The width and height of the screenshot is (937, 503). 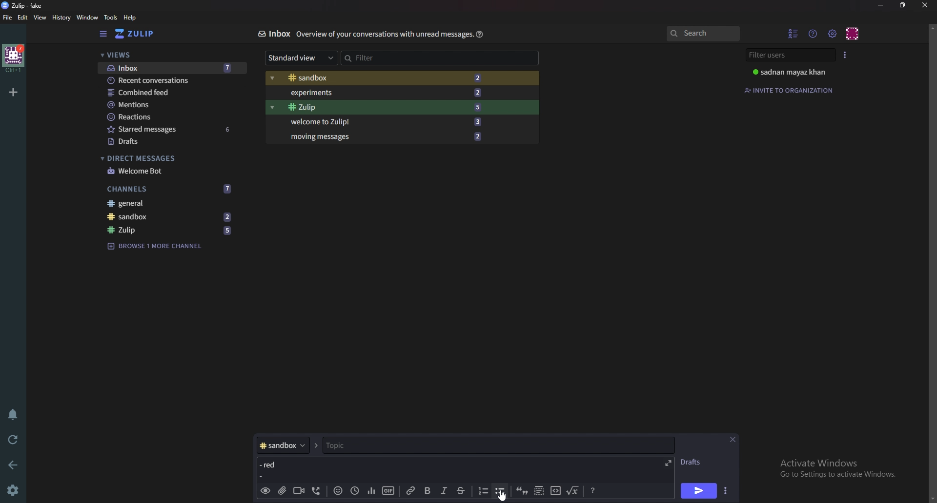 What do you see at coordinates (702, 33) in the screenshot?
I see `search` at bounding box center [702, 33].